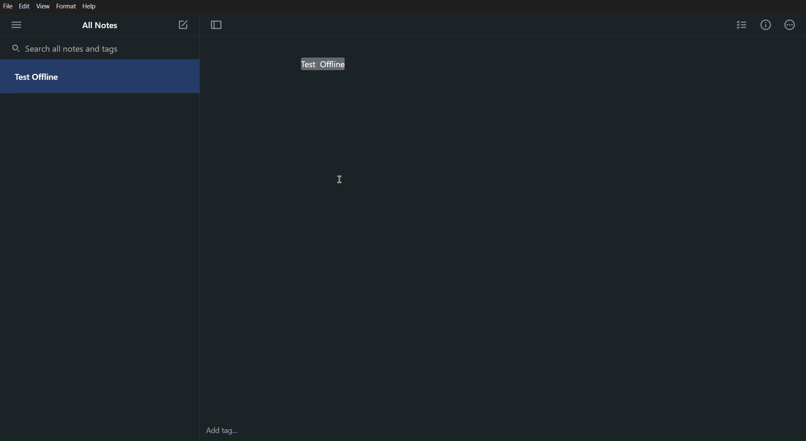 This screenshot has height=441, width=806. Describe the element at coordinates (66, 5) in the screenshot. I see `Format` at that location.